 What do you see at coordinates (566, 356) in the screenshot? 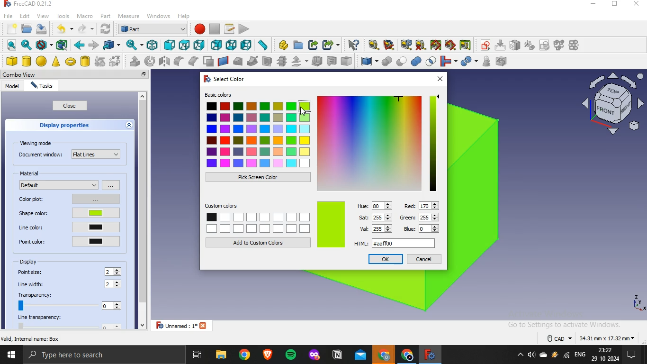
I see `wifi` at bounding box center [566, 356].